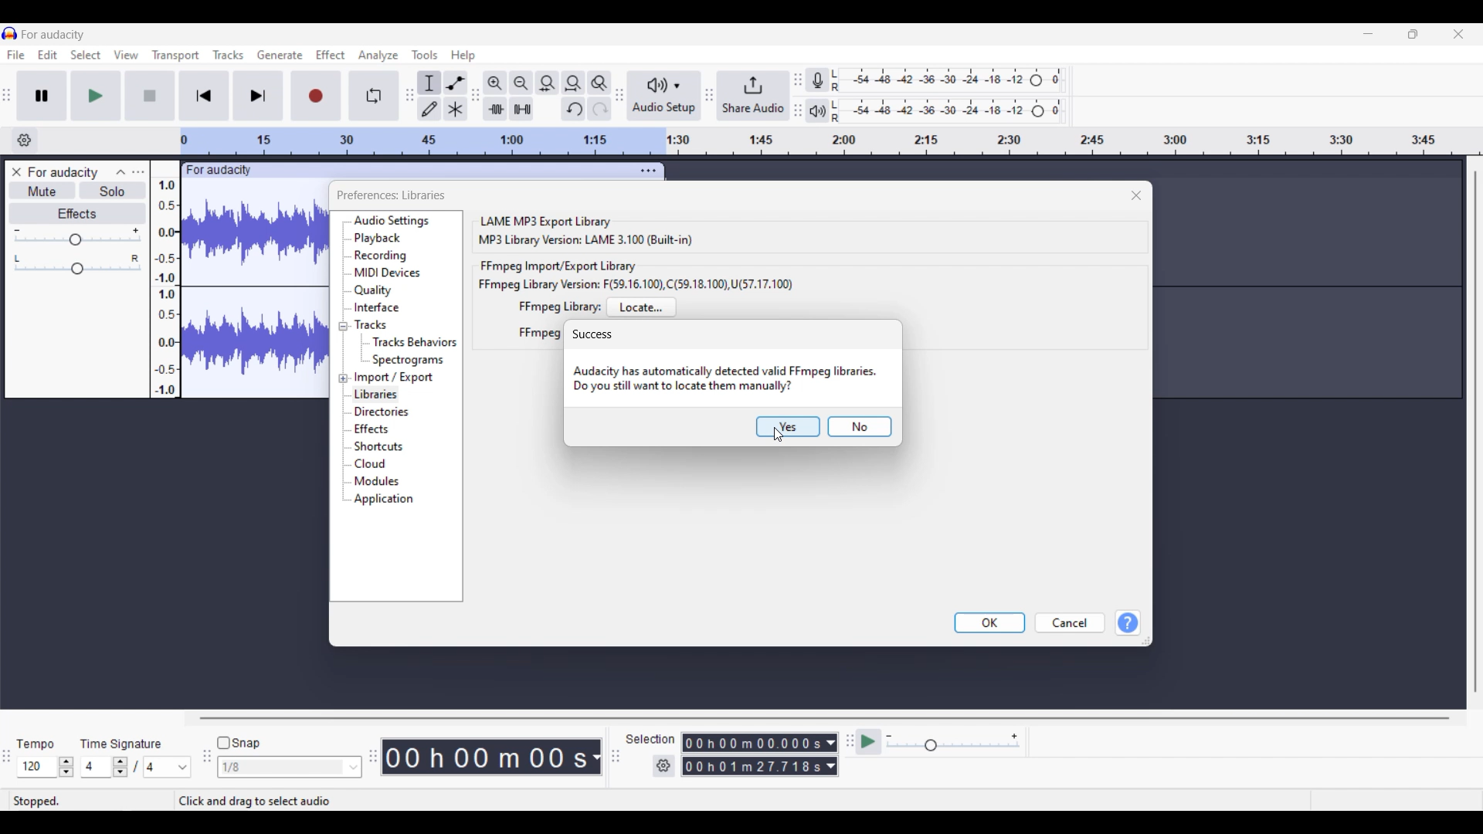 Image resolution: width=1483 pixels, height=834 pixels. Describe the element at coordinates (36, 744) in the screenshot. I see `tempo` at that location.